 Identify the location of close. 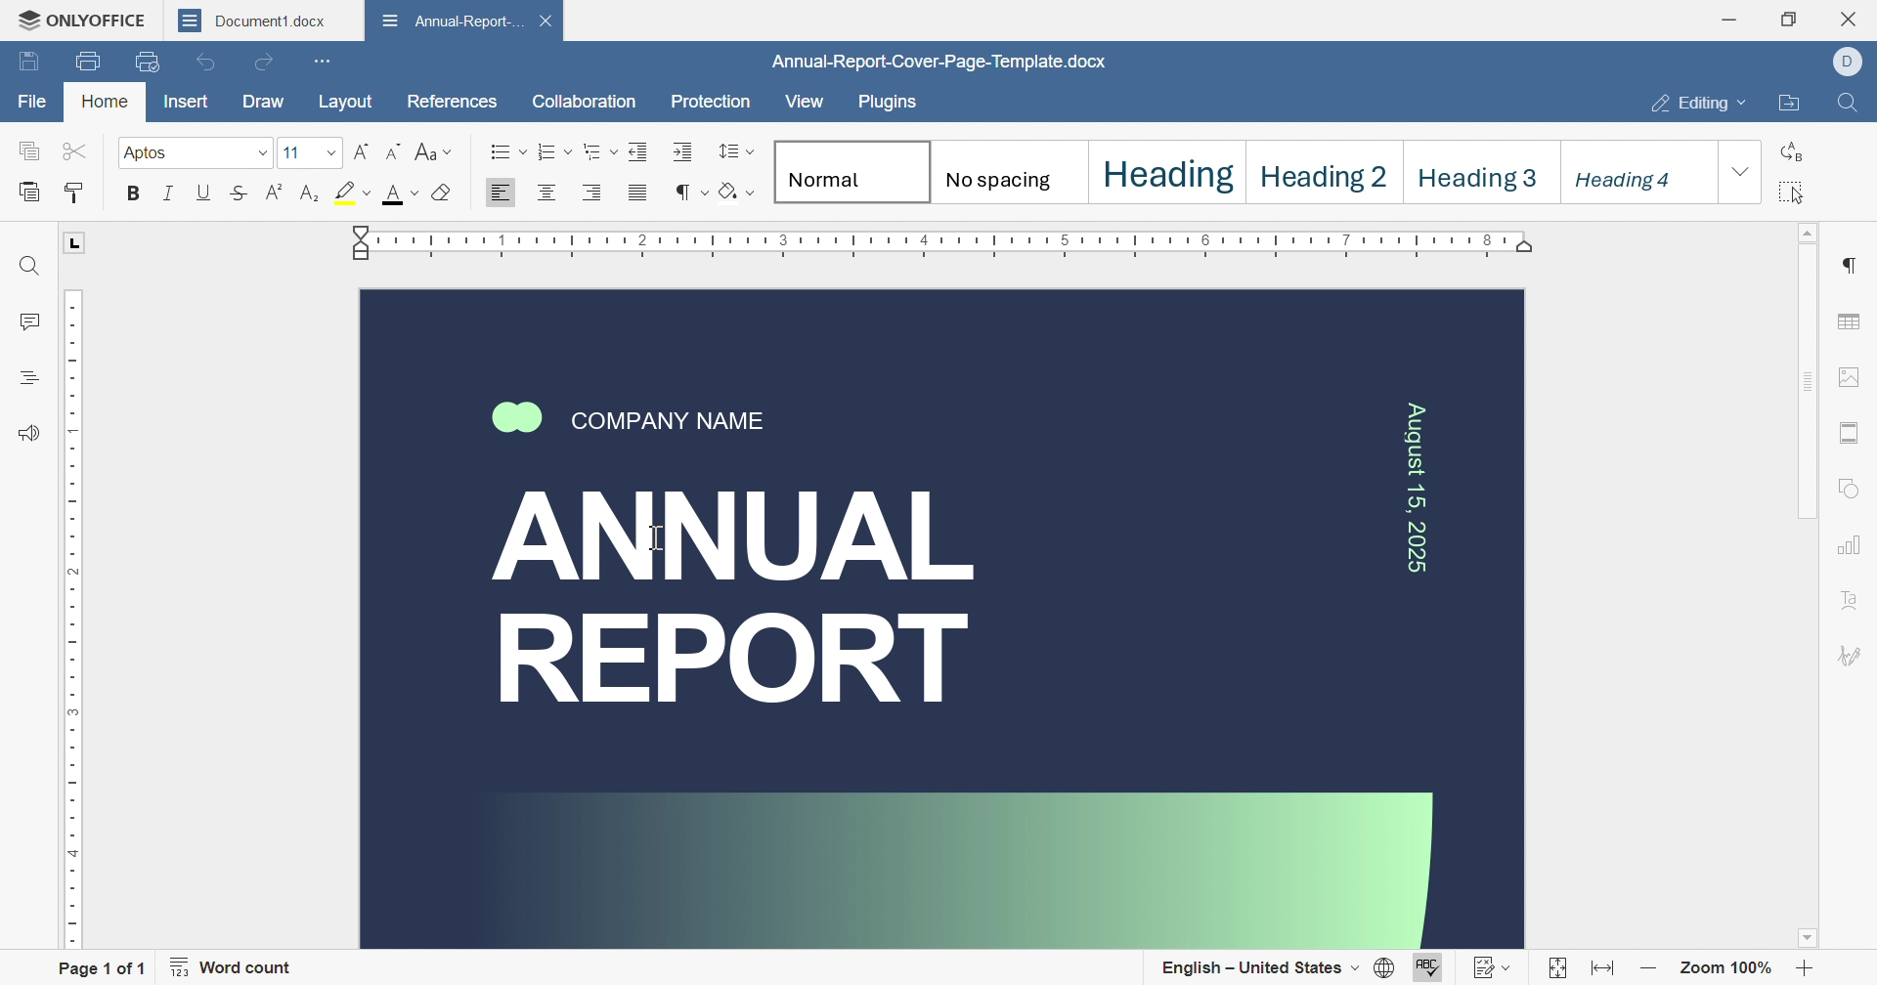
(546, 19).